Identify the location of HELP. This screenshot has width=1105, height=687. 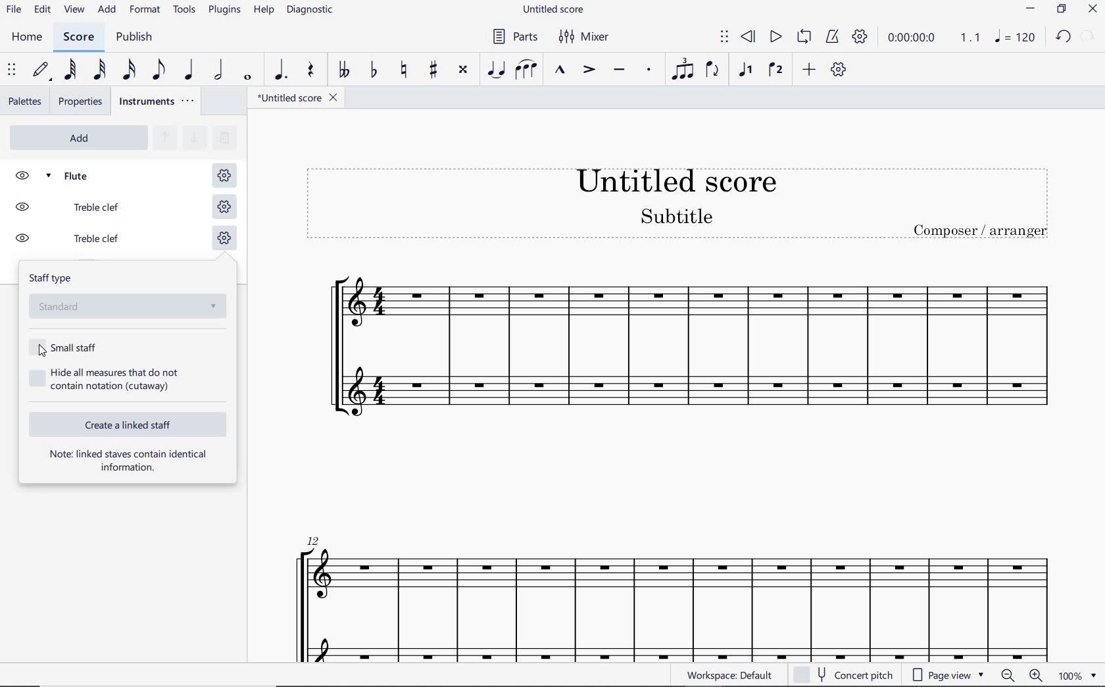
(264, 12).